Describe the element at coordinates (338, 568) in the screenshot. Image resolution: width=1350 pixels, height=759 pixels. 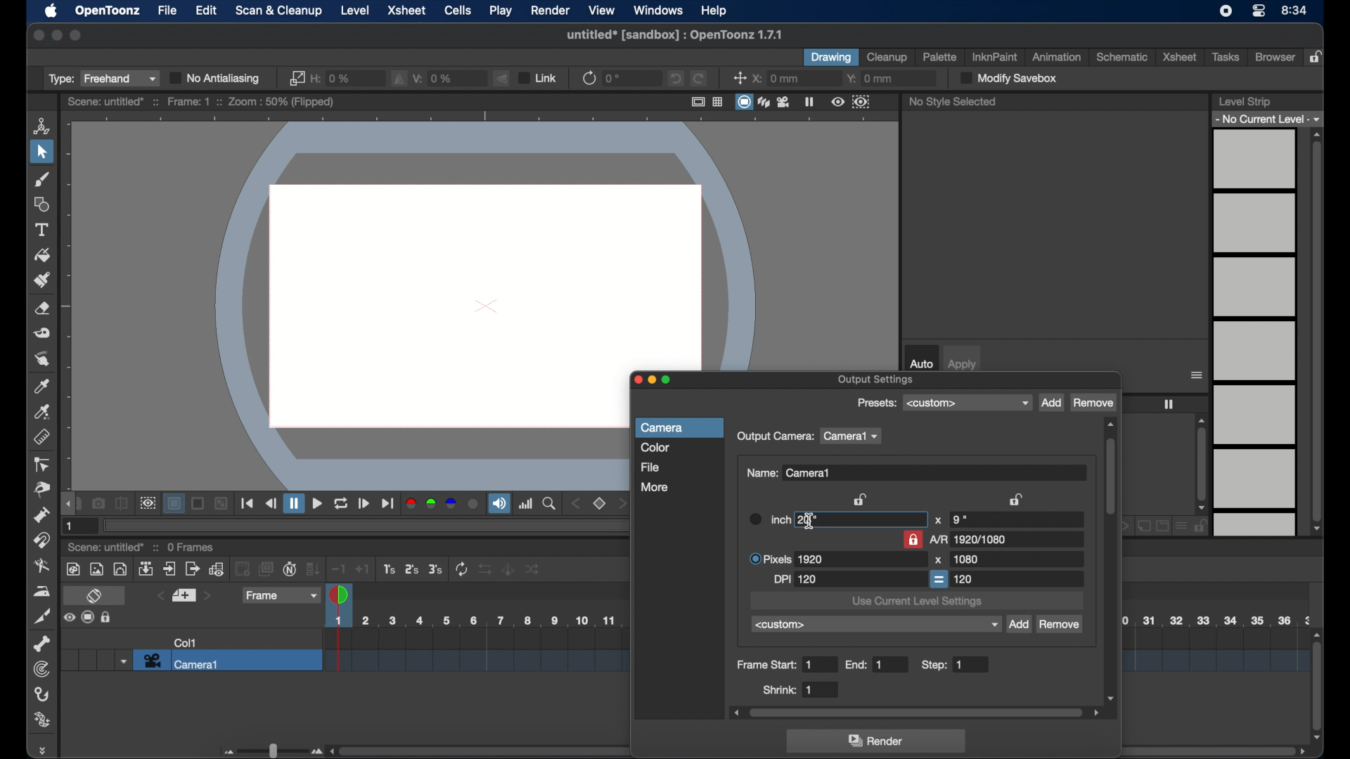
I see `` at that location.